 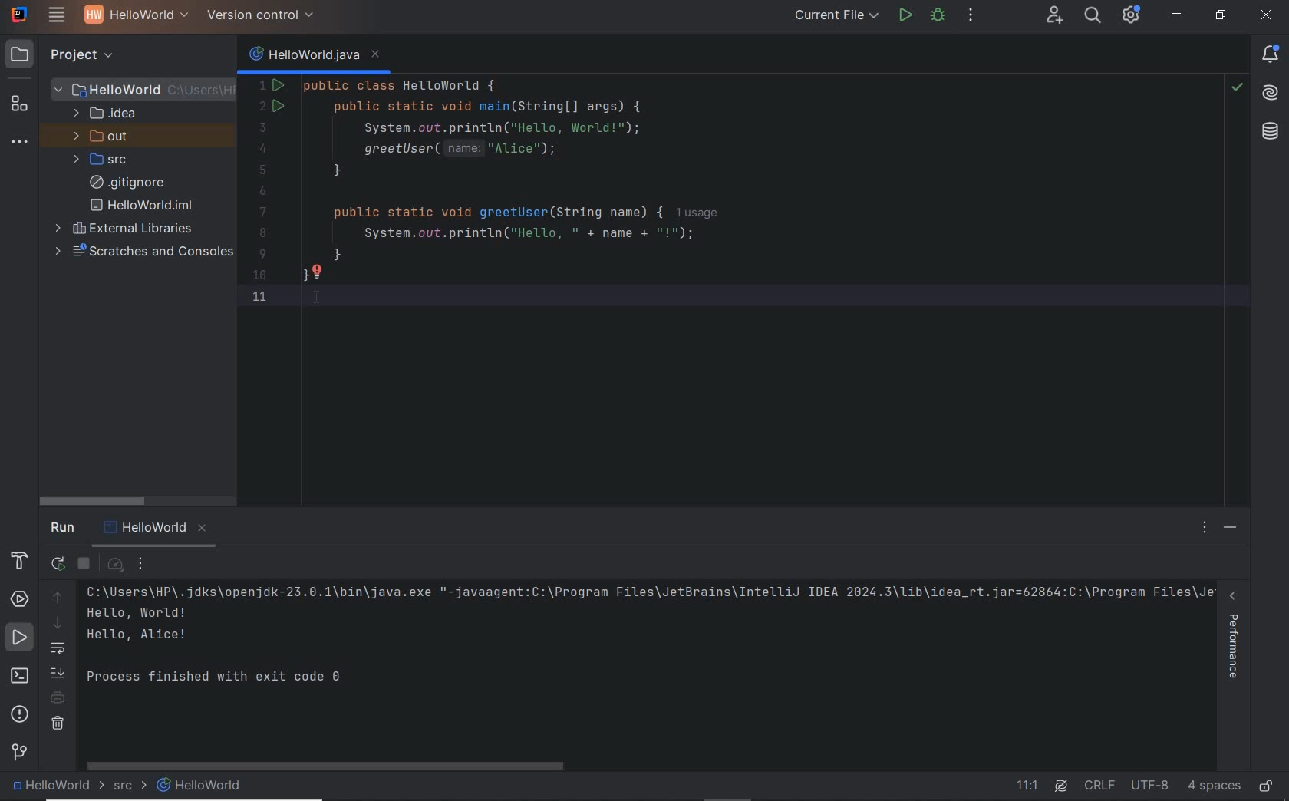 What do you see at coordinates (20, 15) in the screenshot?
I see `Application logo` at bounding box center [20, 15].